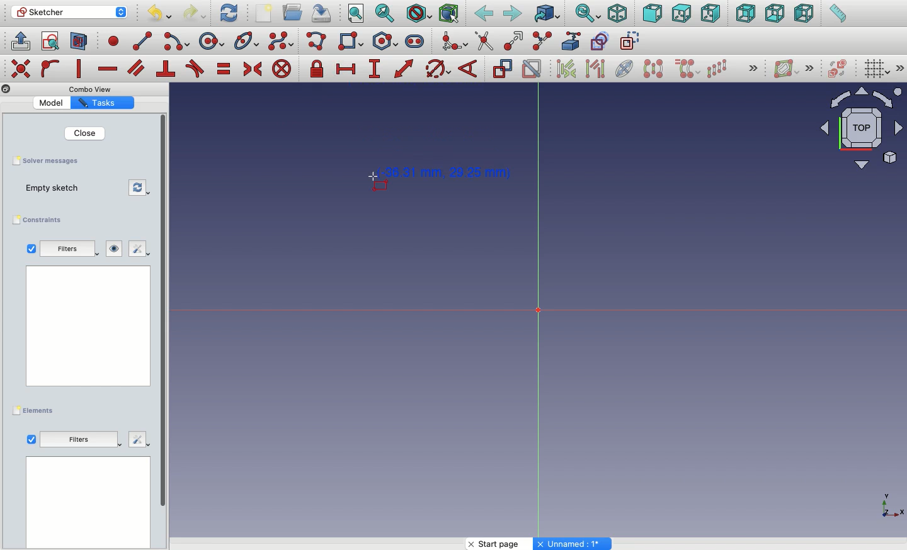  What do you see at coordinates (625, 67) in the screenshot?
I see `Internal geometry ` at bounding box center [625, 67].